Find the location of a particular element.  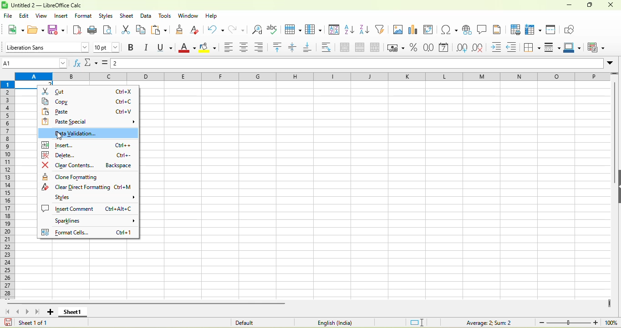

default is located at coordinates (256, 323).